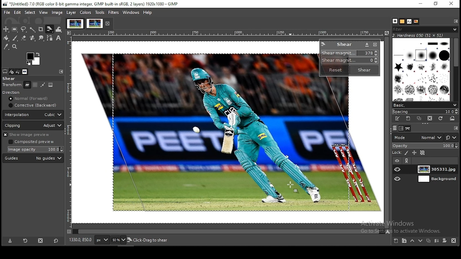 The image size is (461, 259). I want to click on select, so click(30, 12).